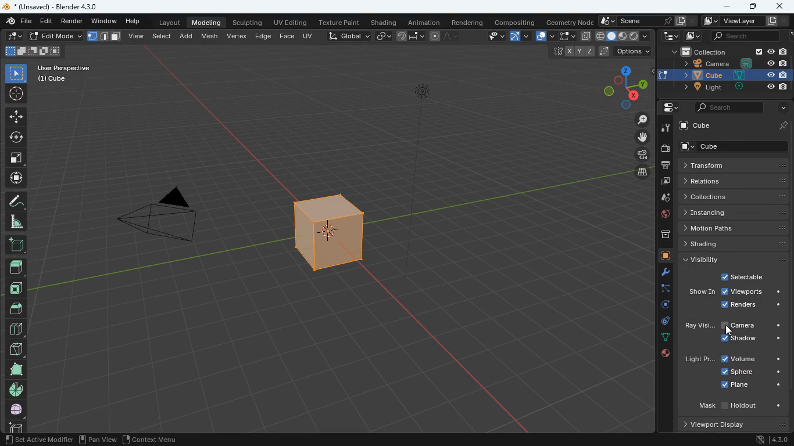 Image resolution: width=794 pixels, height=446 pixels. I want to click on division, so click(16, 329).